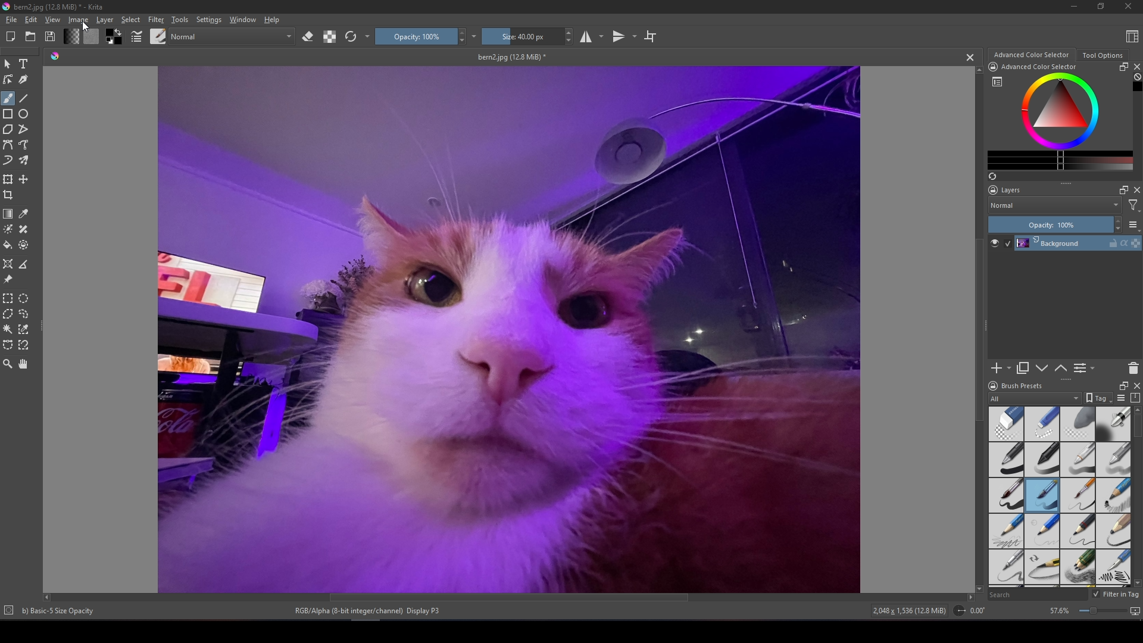  What do you see at coordinates (52, 20) in the screenshot?
I see `View` at bounding box center [52, 20].